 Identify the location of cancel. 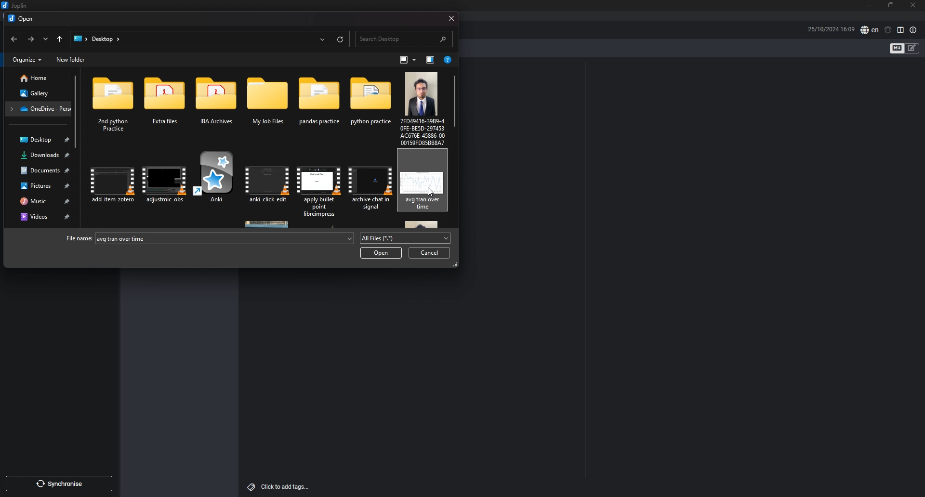
(429, 252).